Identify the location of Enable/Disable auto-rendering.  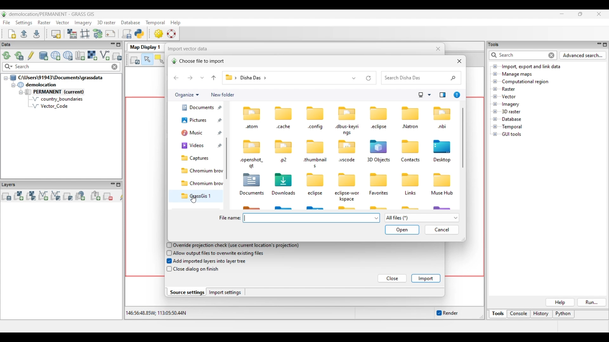
(447, 313).